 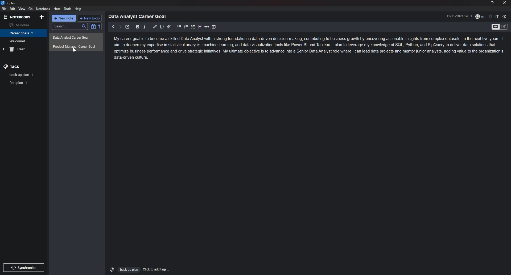 I want to click on hyperlink, so click(x=155, y=27).